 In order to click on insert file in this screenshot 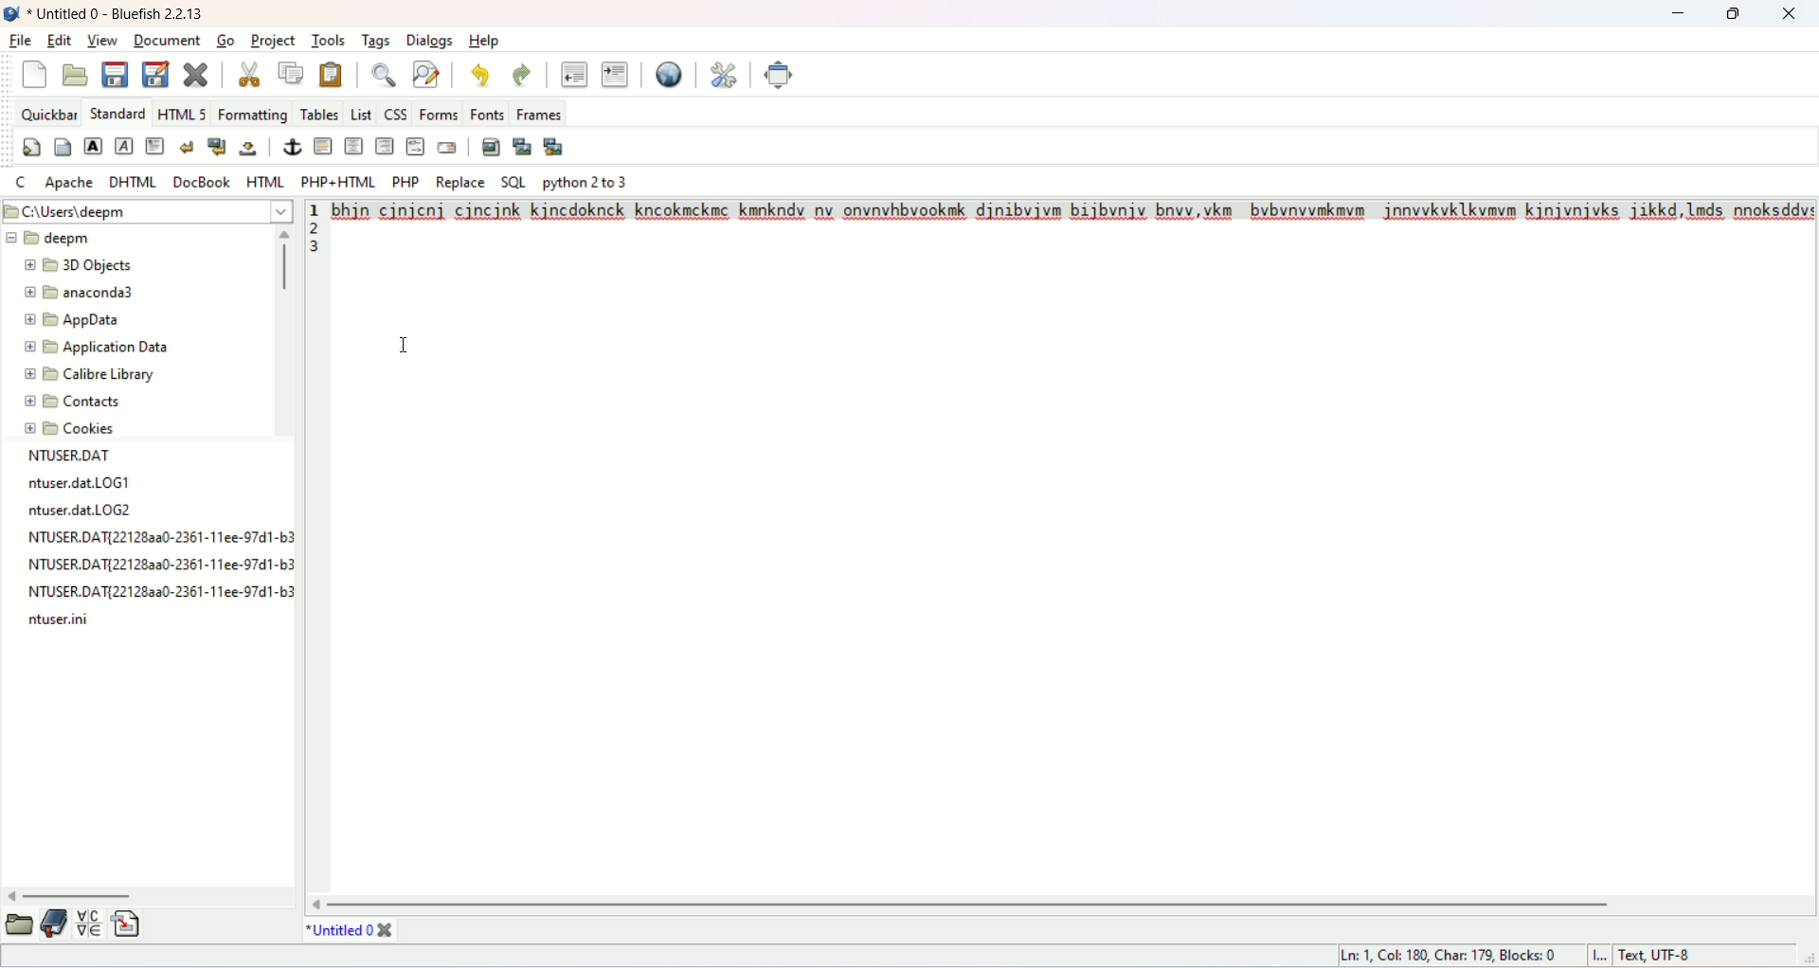, I will do `click(132, 924)`.